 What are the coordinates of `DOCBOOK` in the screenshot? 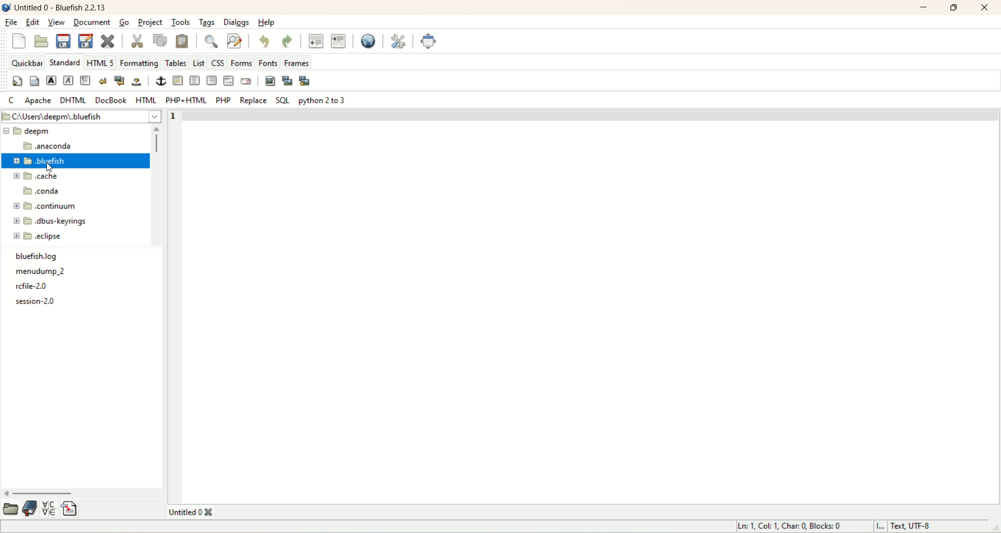 It's located at (112, 100).